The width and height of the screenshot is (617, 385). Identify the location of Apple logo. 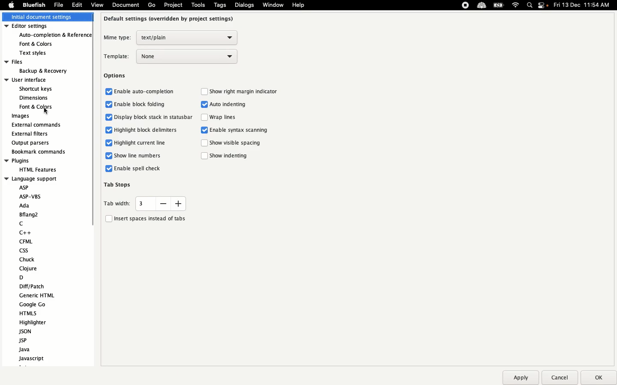
(11, 5).